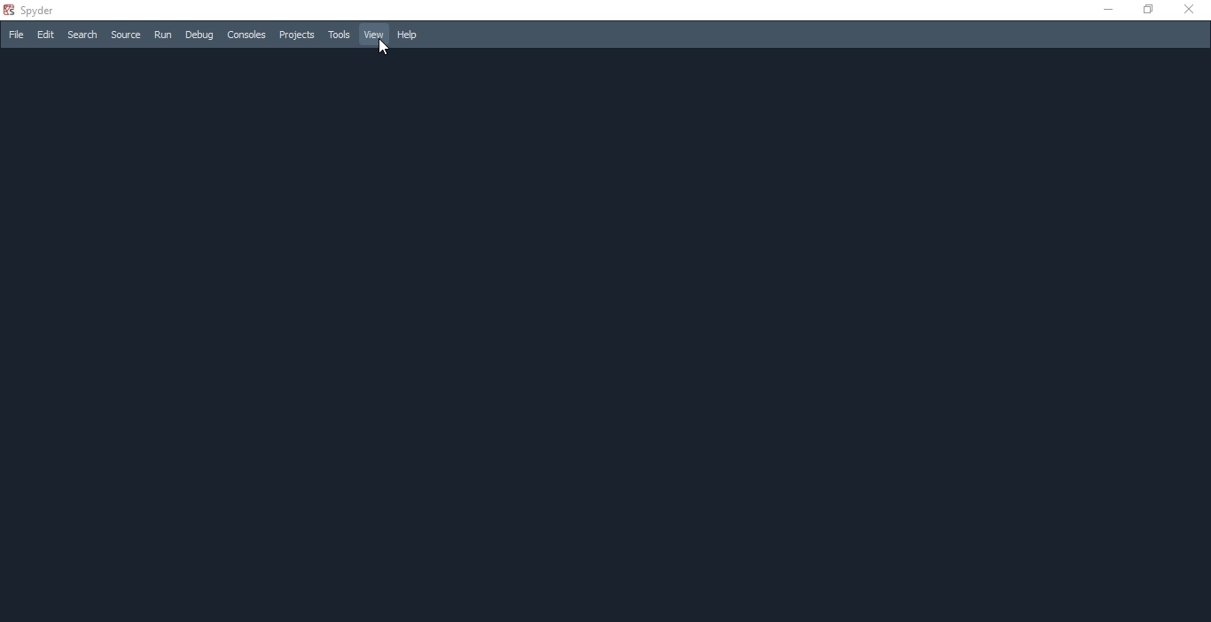 The height and width of the screenshot is (622, 1211). I want to click on Tools, so click(339, 35).